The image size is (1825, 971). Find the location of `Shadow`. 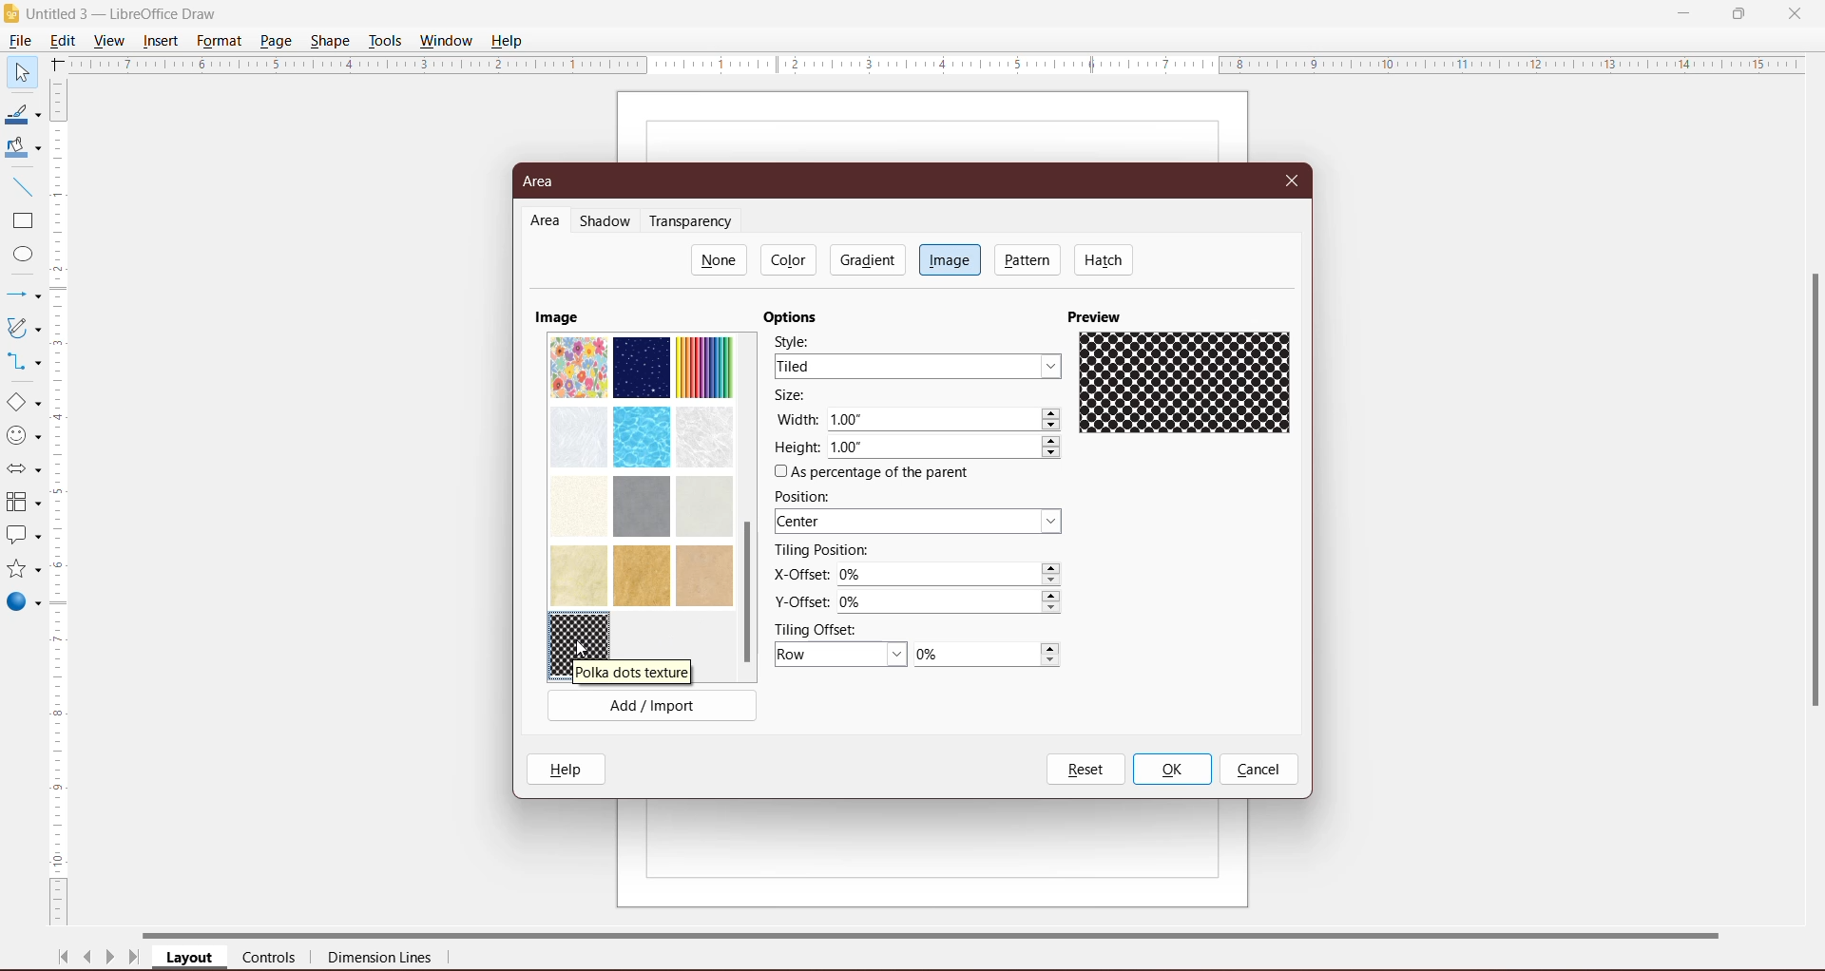

Shadow is located at coordinates (608, 222).